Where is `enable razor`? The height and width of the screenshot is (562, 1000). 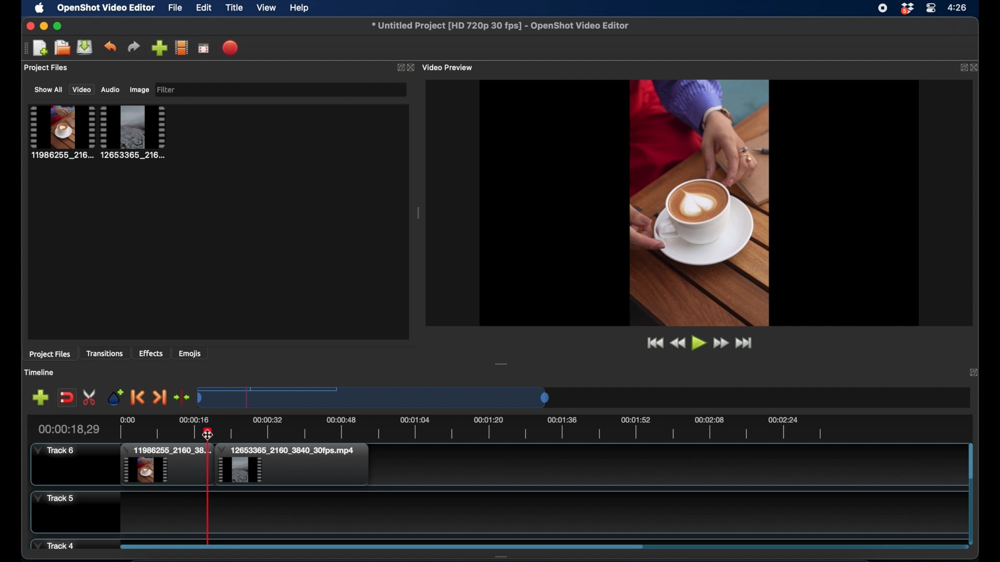
enable razor is located at coordinates (91, 397).